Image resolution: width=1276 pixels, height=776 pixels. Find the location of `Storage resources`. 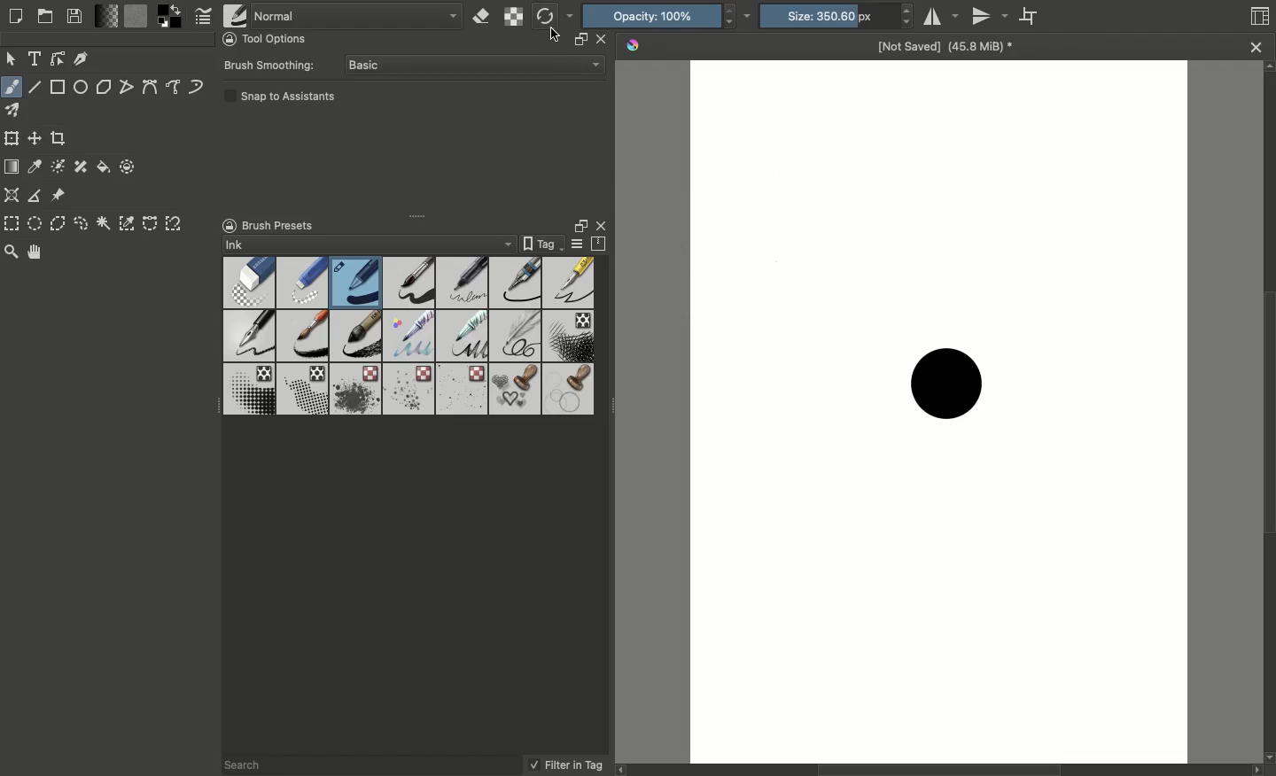

Storage resources is located at coordinates (602, 244).